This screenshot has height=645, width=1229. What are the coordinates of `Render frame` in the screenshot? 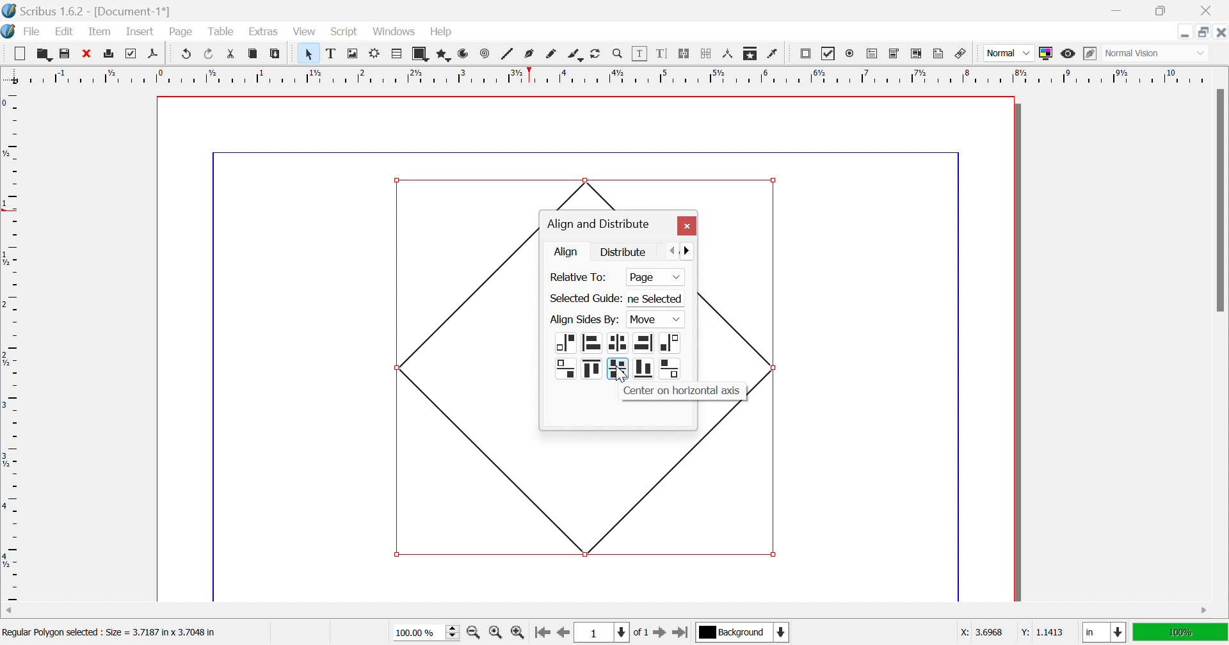 It's located at (374, 52).